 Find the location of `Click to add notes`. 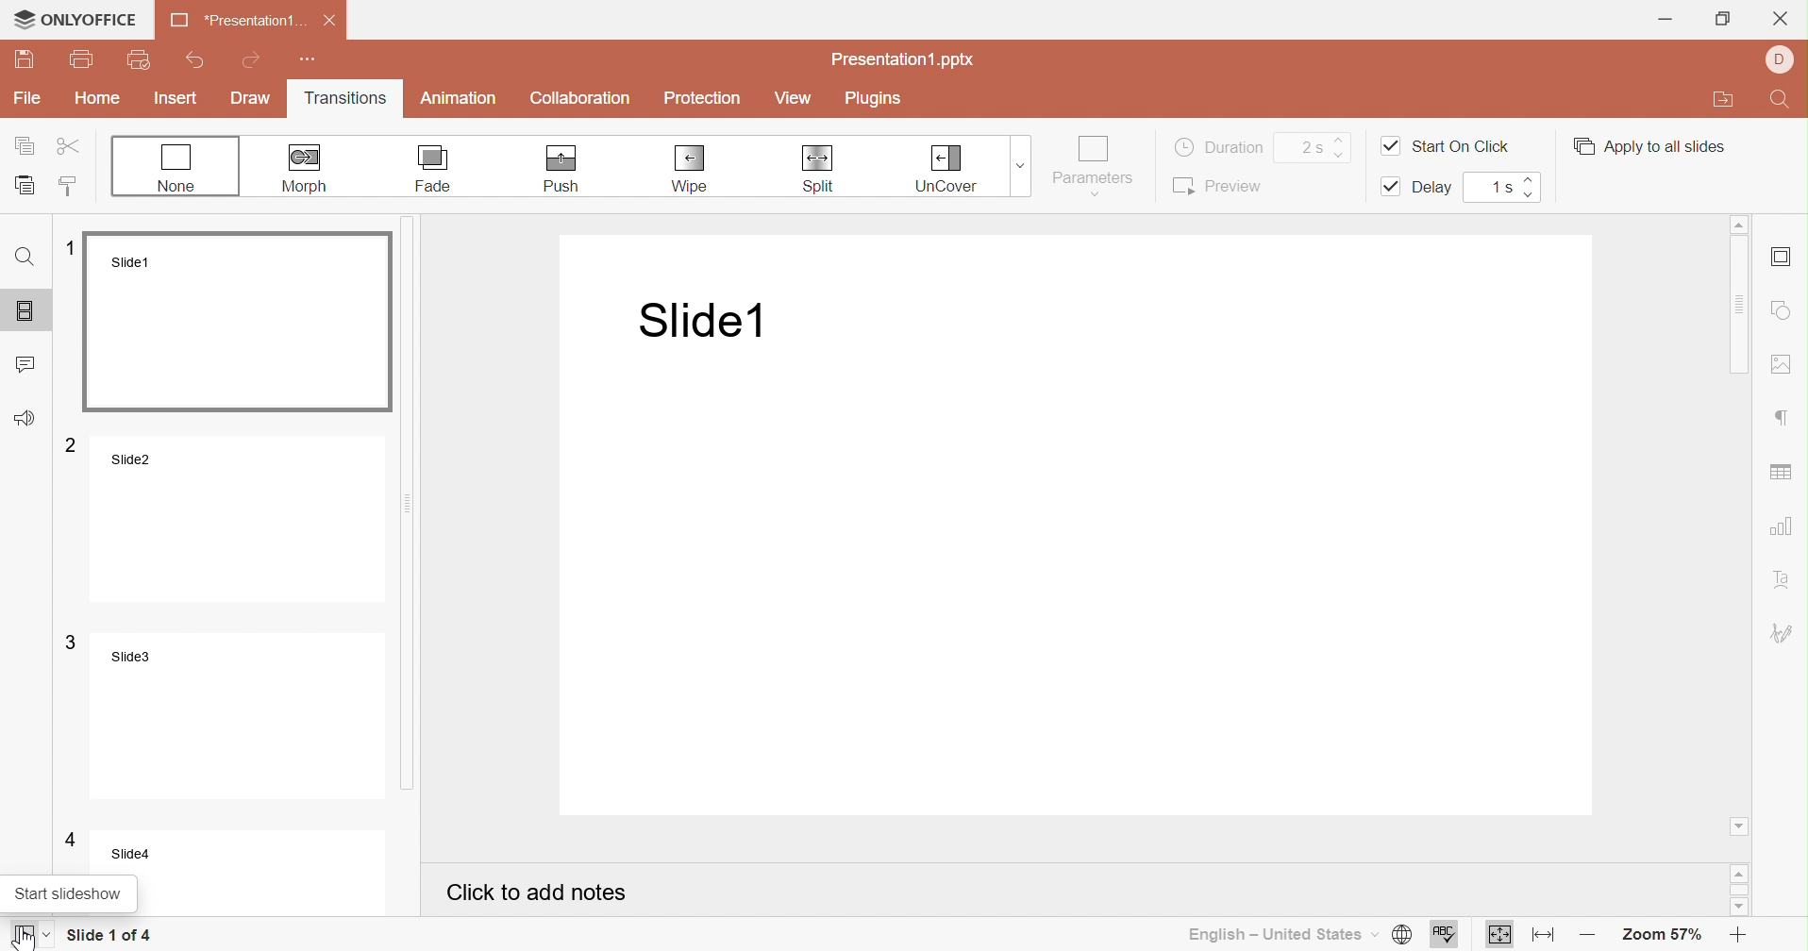

Click to add notes is located at coordinates (538, 894).